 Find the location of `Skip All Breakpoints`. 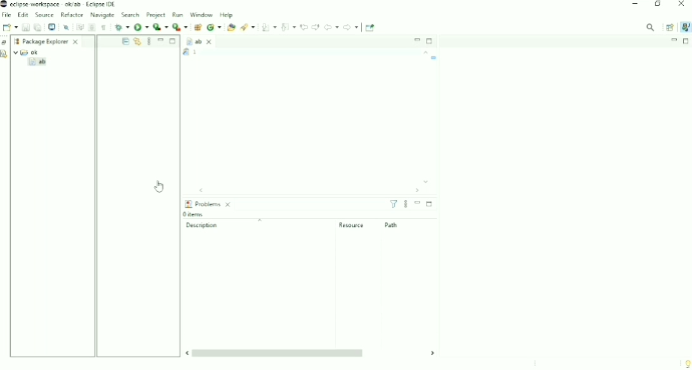

Skip All Breakpoints is located at coordinates (66, 27).